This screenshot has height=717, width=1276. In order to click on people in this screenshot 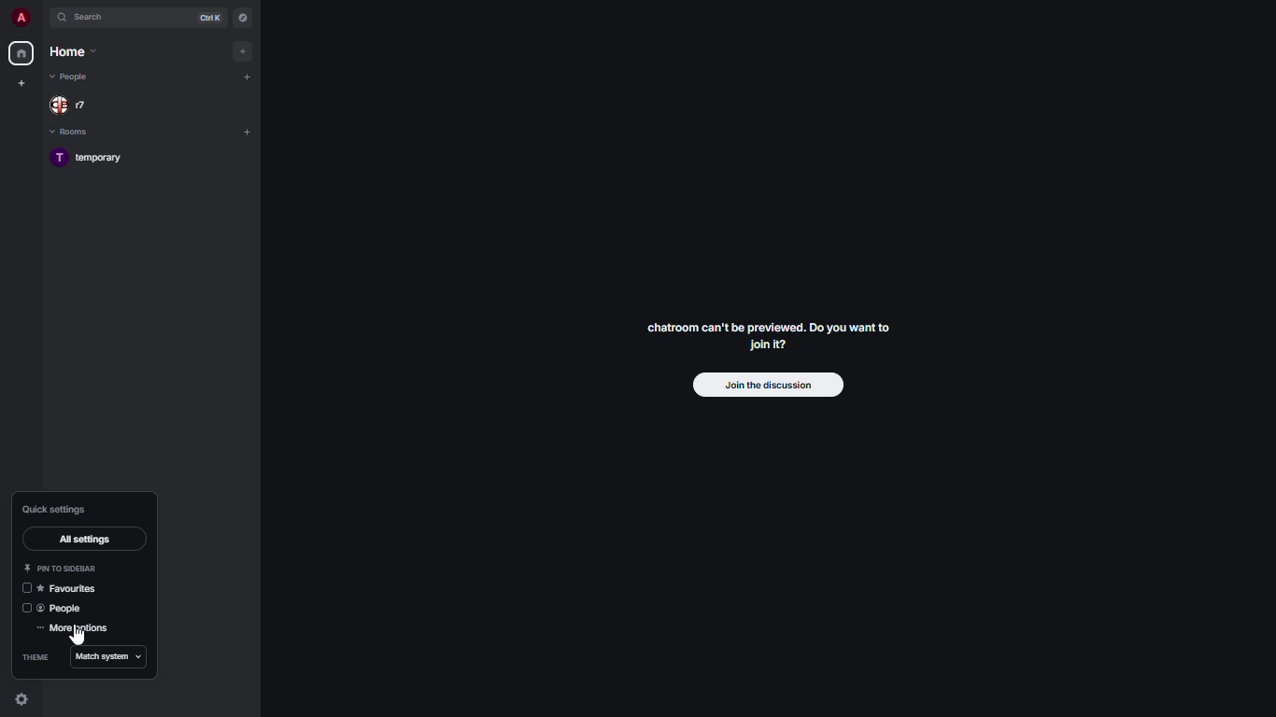, I will do `click(72, 608)`.